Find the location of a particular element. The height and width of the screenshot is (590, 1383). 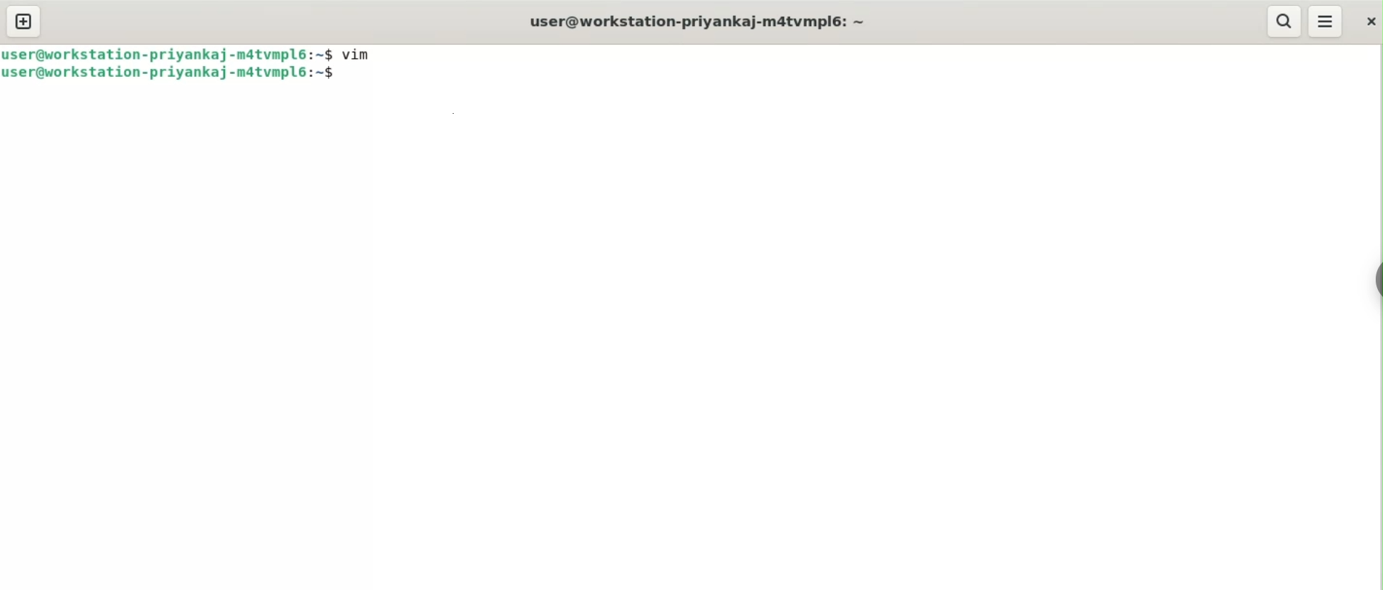

user@workstation-priyankaj-m4tvmpl6: ~ is located at coordinates (699, 20).